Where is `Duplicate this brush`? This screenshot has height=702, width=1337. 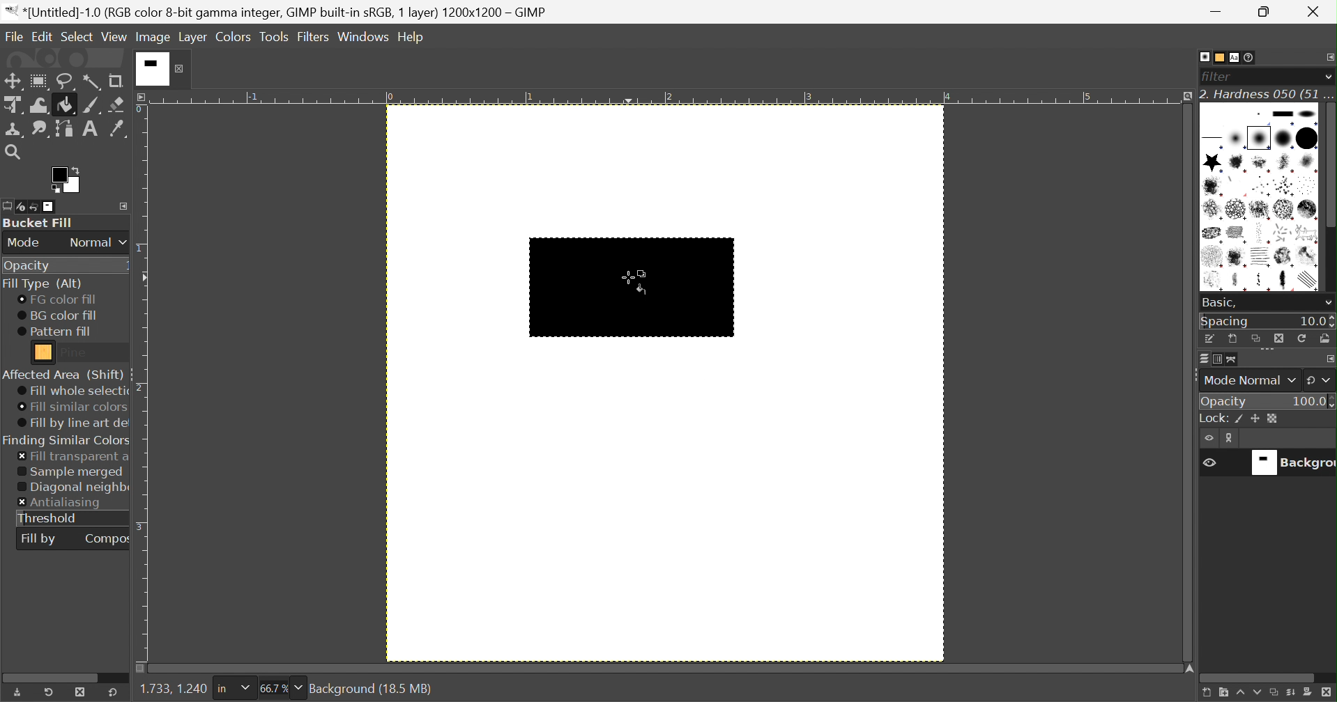 Duplicate this brush is located at coordinates (1255, 338).